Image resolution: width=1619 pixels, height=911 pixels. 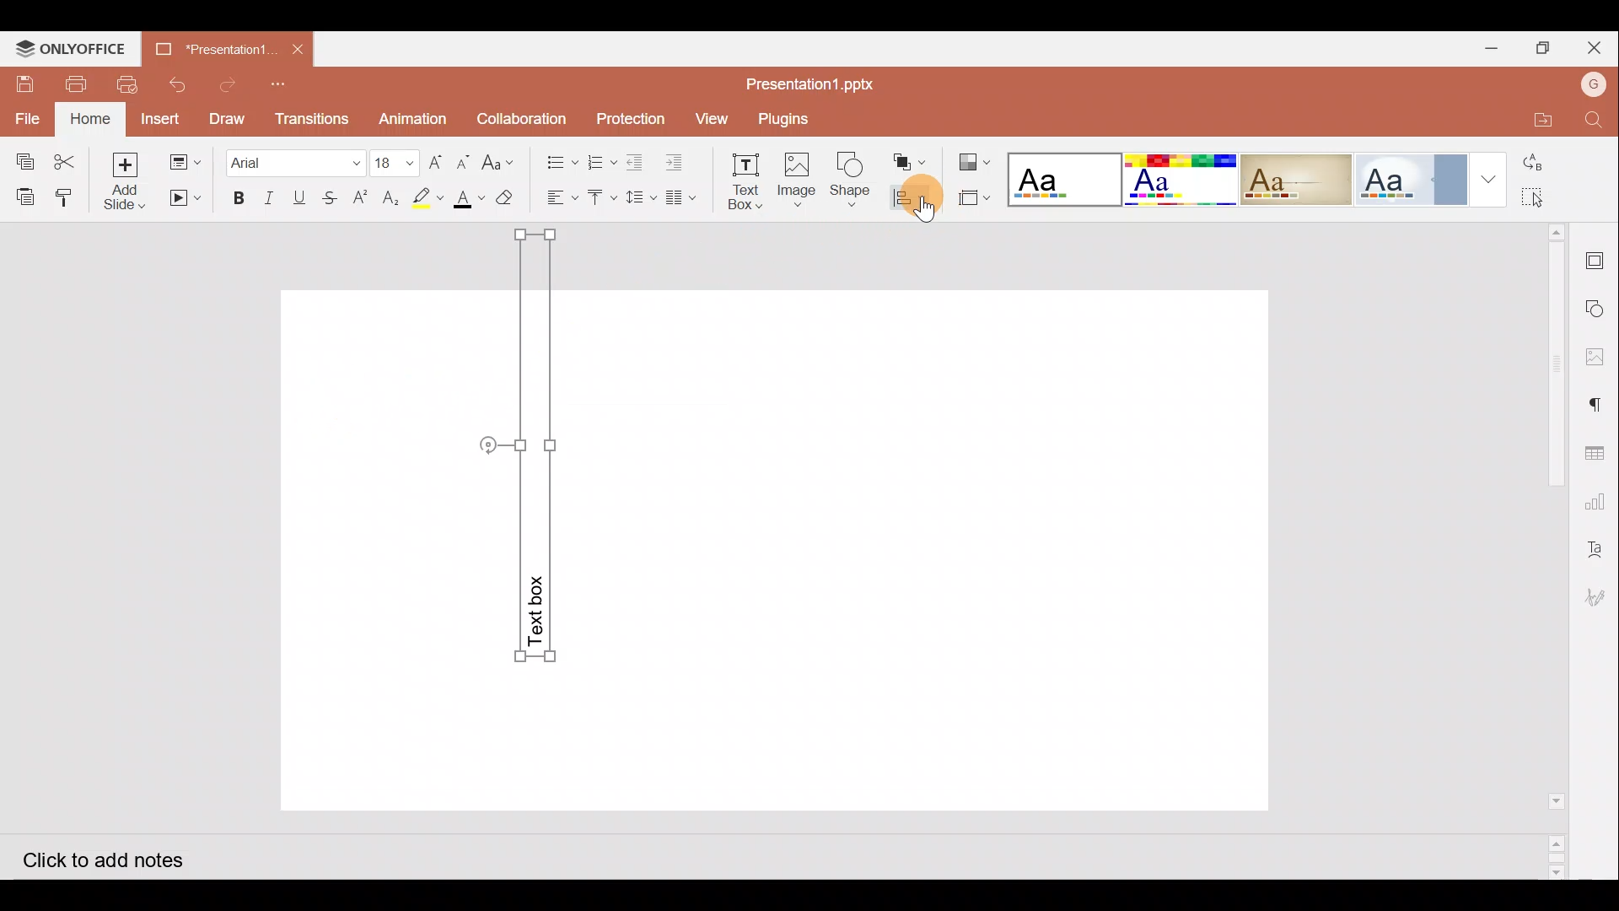 I want to click on Redo, so click(x=229, y=84).